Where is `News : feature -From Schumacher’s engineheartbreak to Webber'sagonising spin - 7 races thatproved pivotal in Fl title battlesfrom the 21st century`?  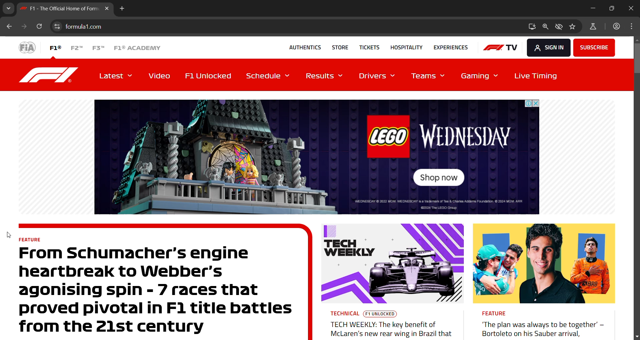 News : feature -From Schumacher’s engineheartbreak to Webber'sagonising spin - 7 races thatproved pivotal in Fl title battlesfrom the 21st century is located at coordinates (165, 281).